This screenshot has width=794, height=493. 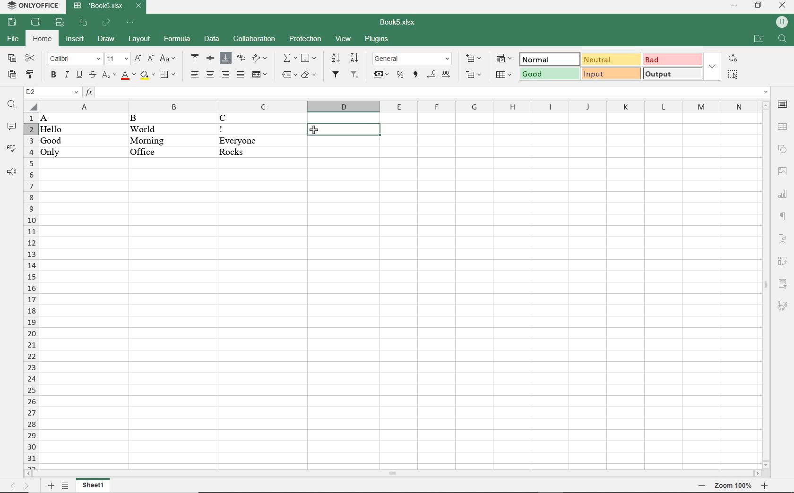 I want to click on align top, so click(x=196, y=59).